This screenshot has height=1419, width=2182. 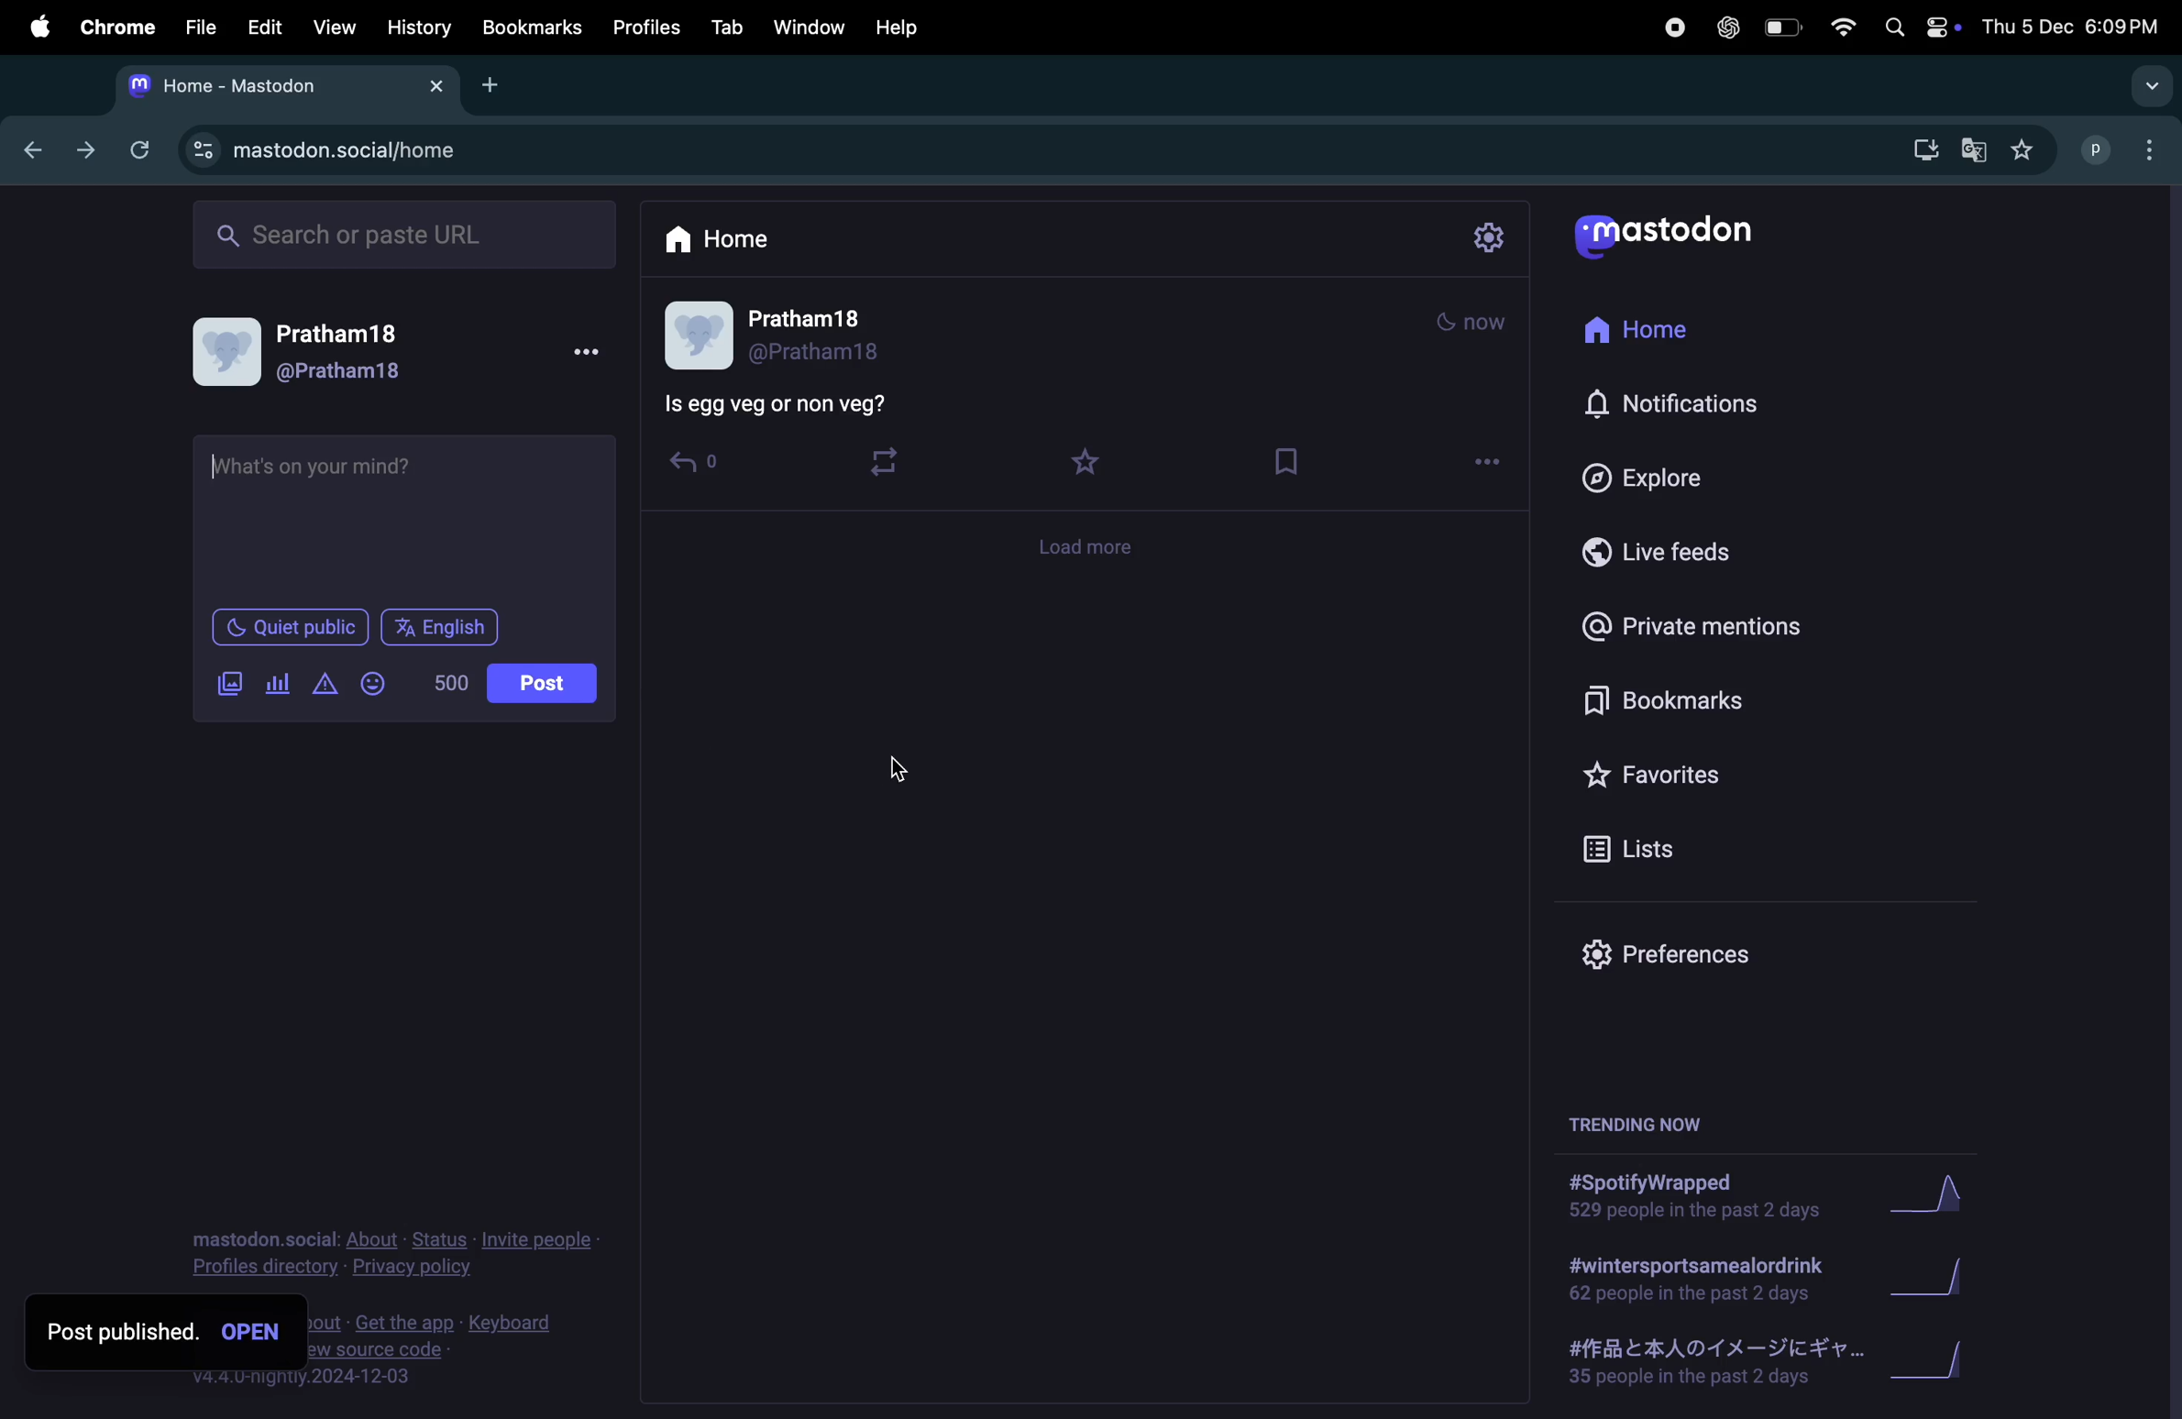 I want to click on settings, so click(x=1487, y=240).